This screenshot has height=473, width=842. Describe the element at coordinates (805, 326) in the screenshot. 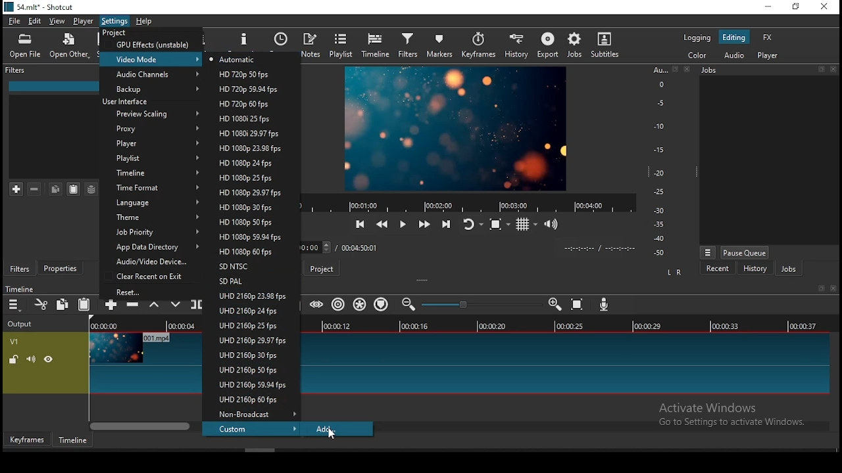

I see `00:00:37` at that location.